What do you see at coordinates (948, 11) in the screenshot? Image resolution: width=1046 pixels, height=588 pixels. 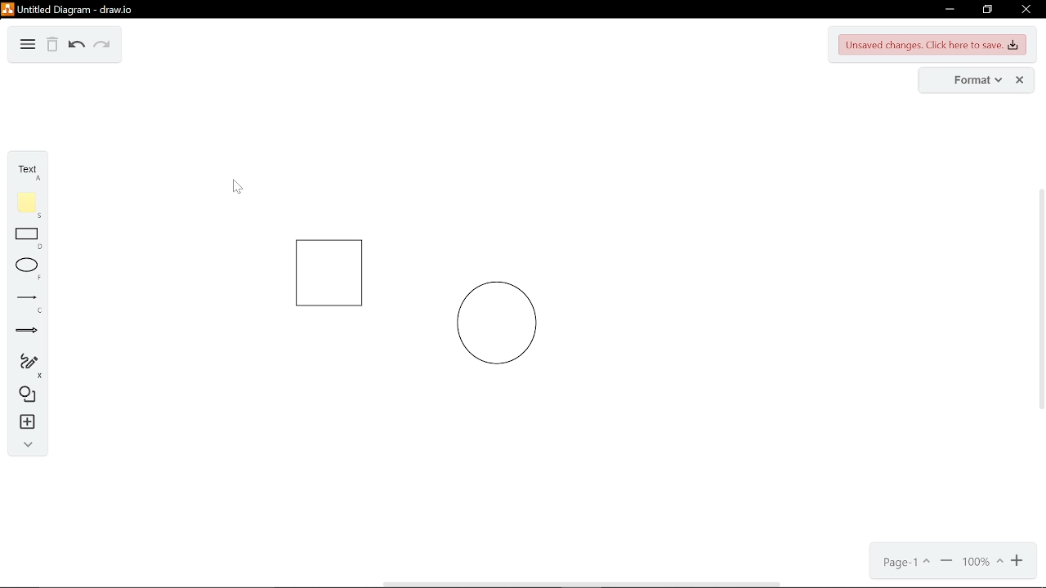 I see `minimize` at bounding box center [948, 11].